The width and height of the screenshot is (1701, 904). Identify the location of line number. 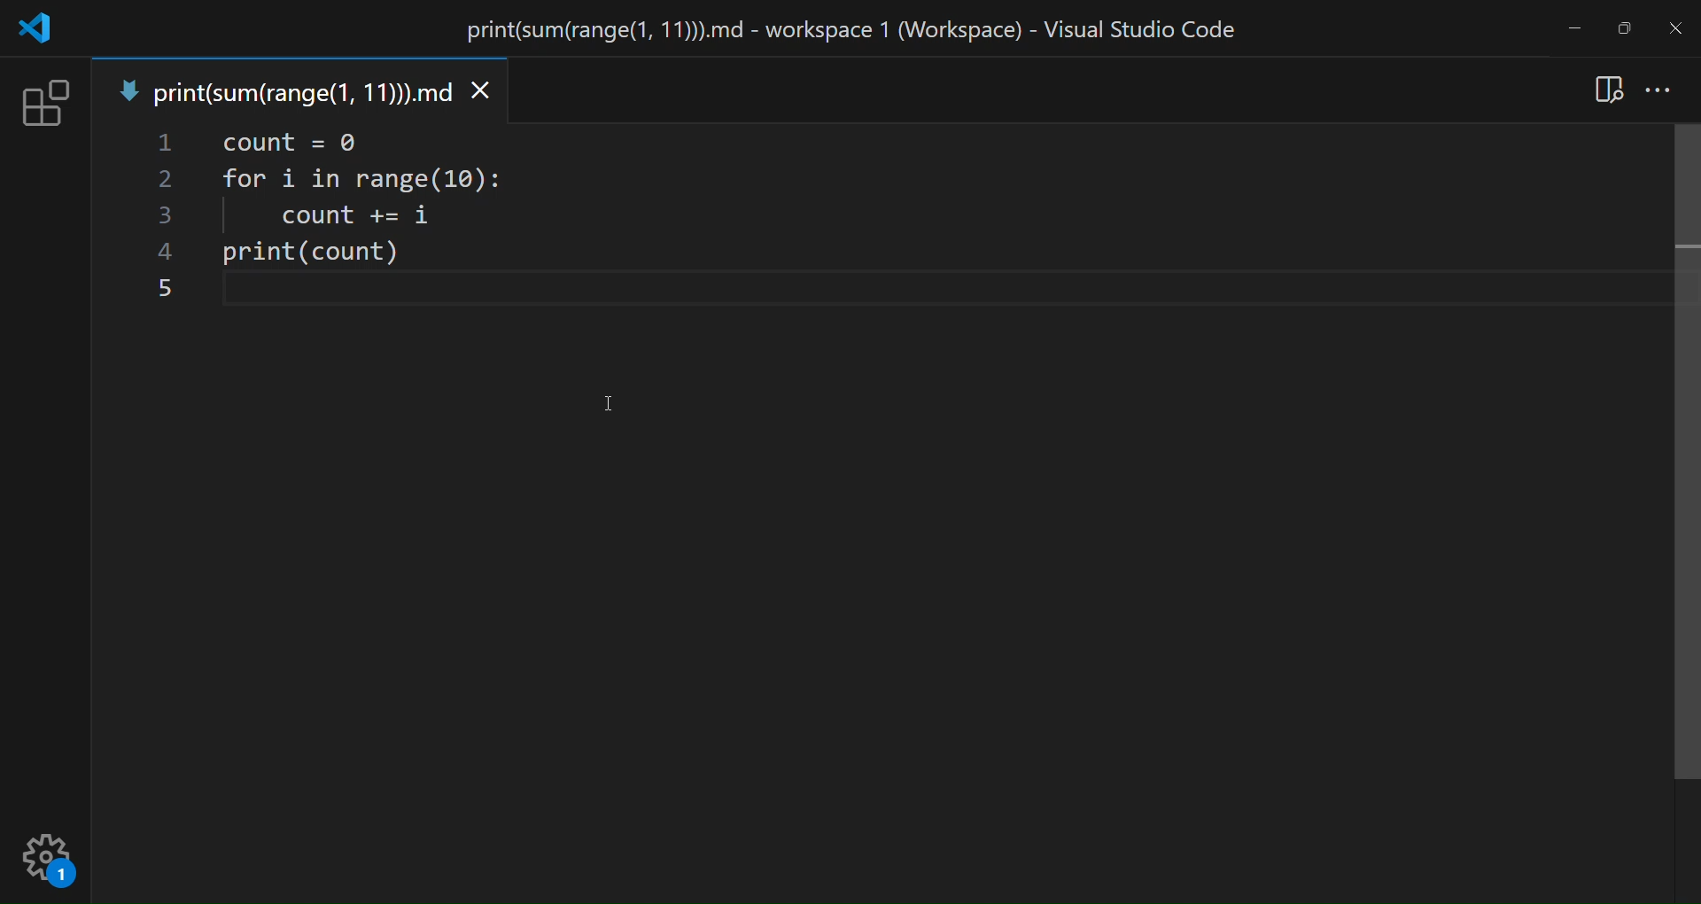
(159, 221).